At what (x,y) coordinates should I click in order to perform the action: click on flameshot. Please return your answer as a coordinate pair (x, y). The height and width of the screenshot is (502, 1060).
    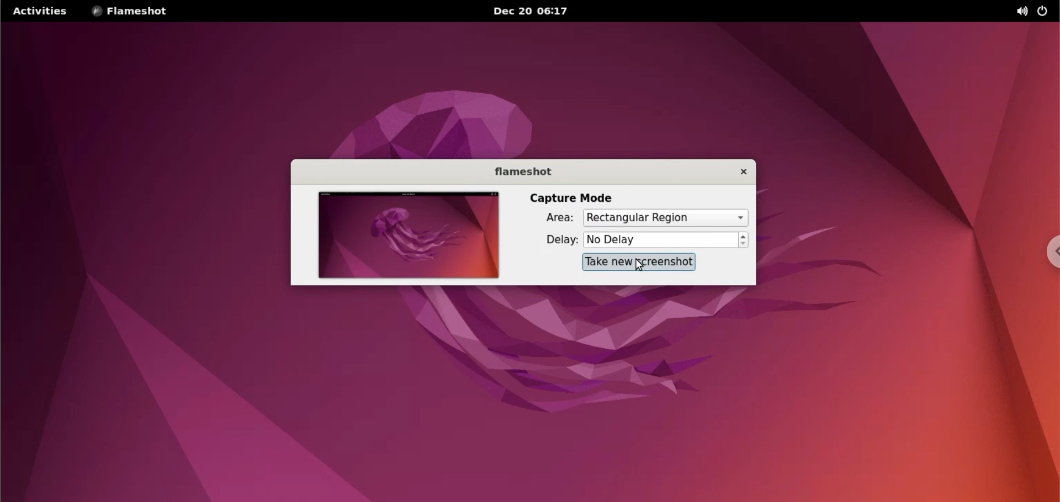
    Looking at the image, I should click on (517, 170).